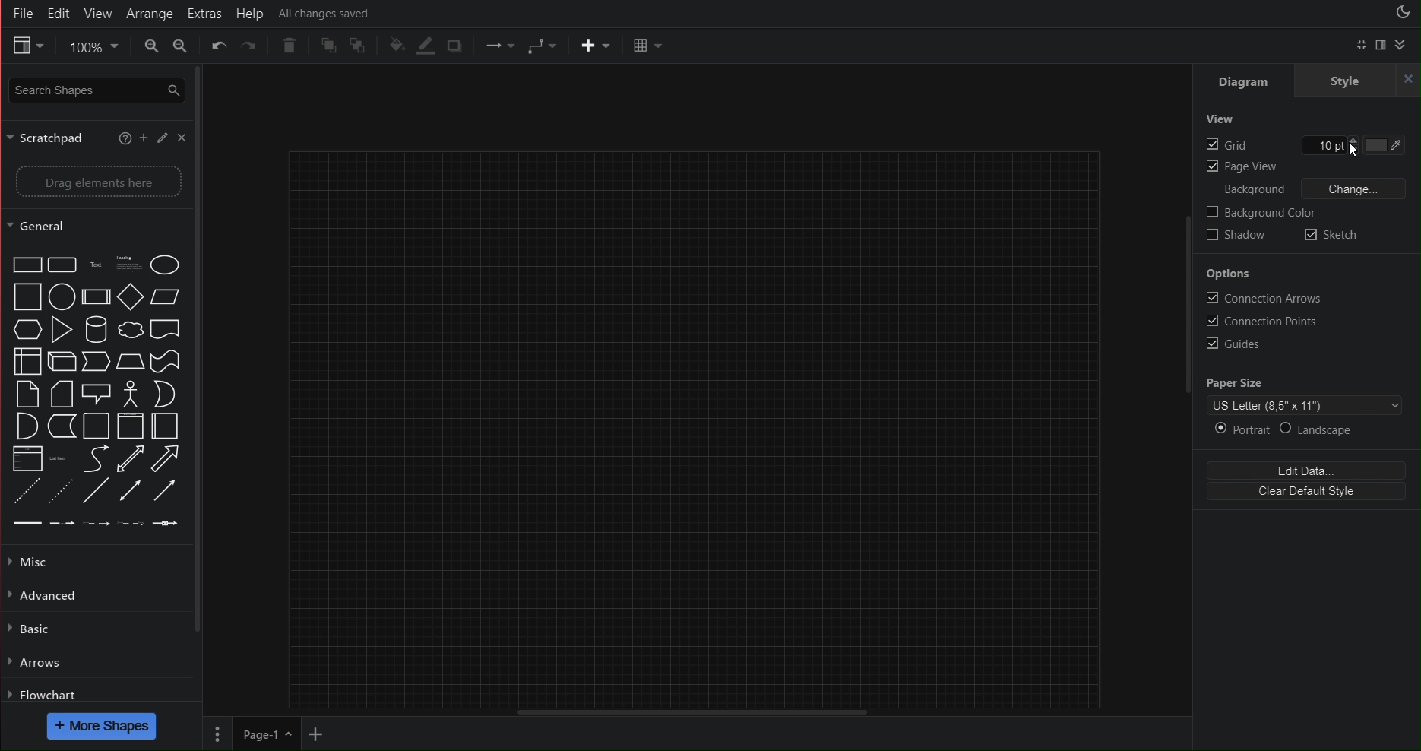  What do you see at coordinates (1236, 382) in the screenshot?
I see `Paper Size` at bounding box center [1236, 382].